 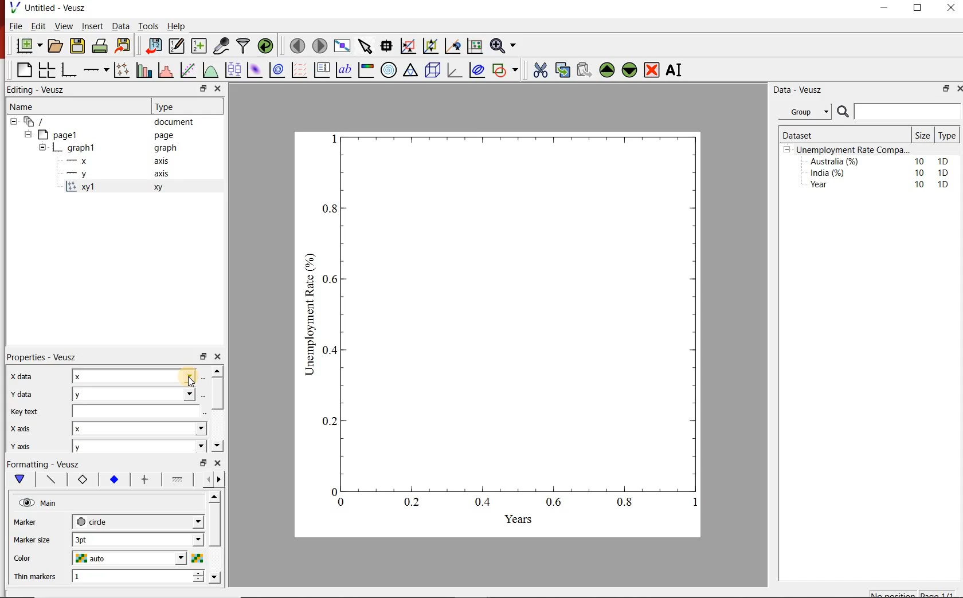 I want to click on polar graph, so click(x=389, y=70).